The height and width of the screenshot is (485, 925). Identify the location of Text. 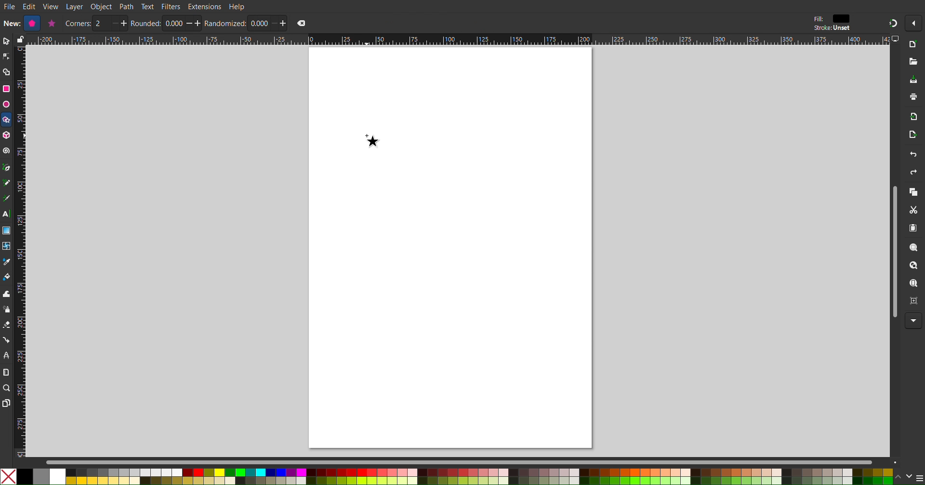
(147, 6).